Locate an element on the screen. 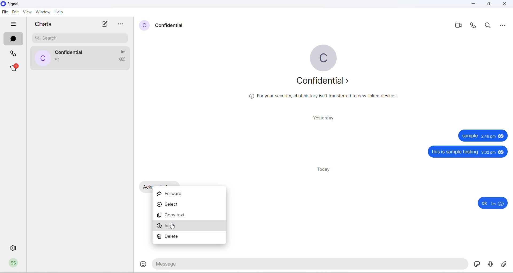  hide is located at coordinates (13, 24).